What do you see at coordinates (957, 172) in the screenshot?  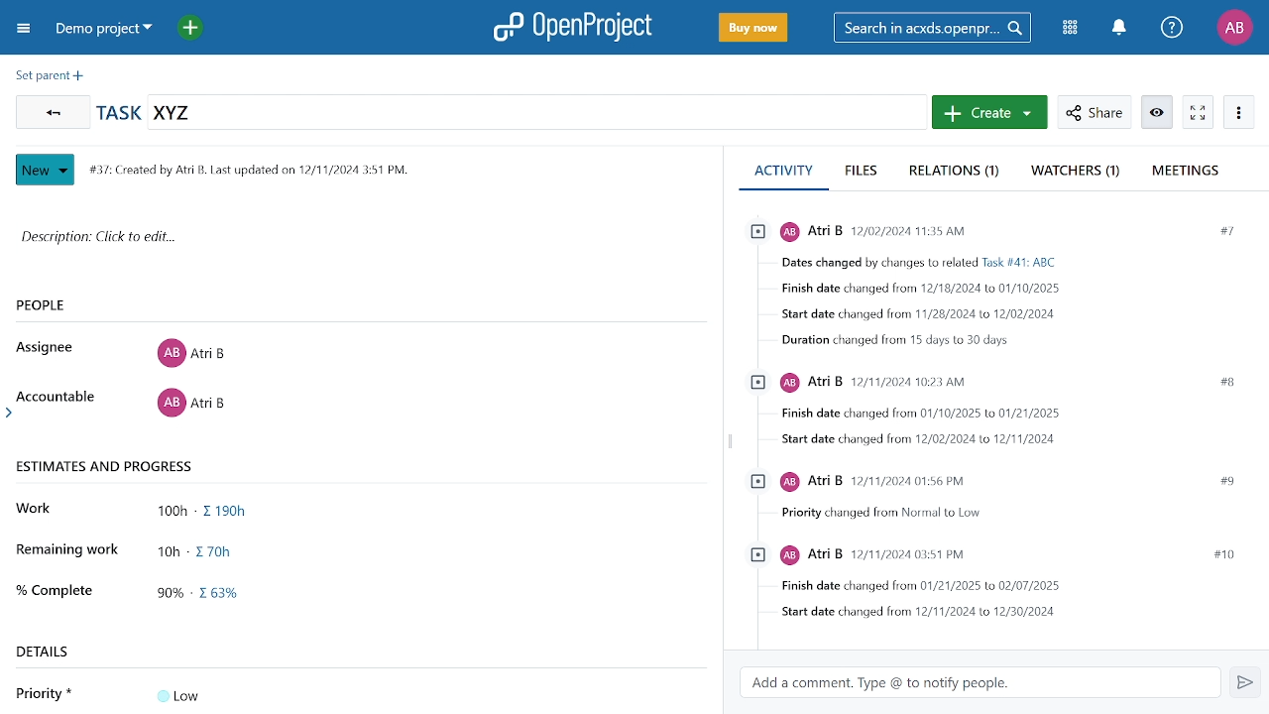 I see `Relations` at bounding box center [957, 172].